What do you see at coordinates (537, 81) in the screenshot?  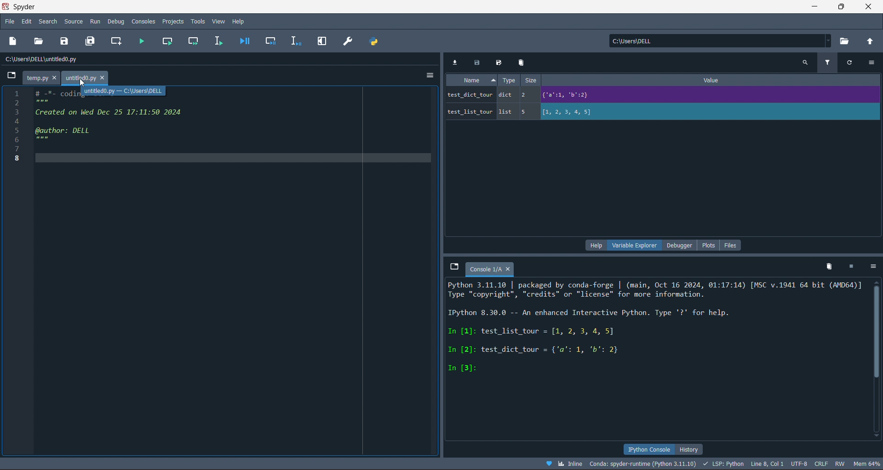 I see `size` at bounding box center [537, 81].